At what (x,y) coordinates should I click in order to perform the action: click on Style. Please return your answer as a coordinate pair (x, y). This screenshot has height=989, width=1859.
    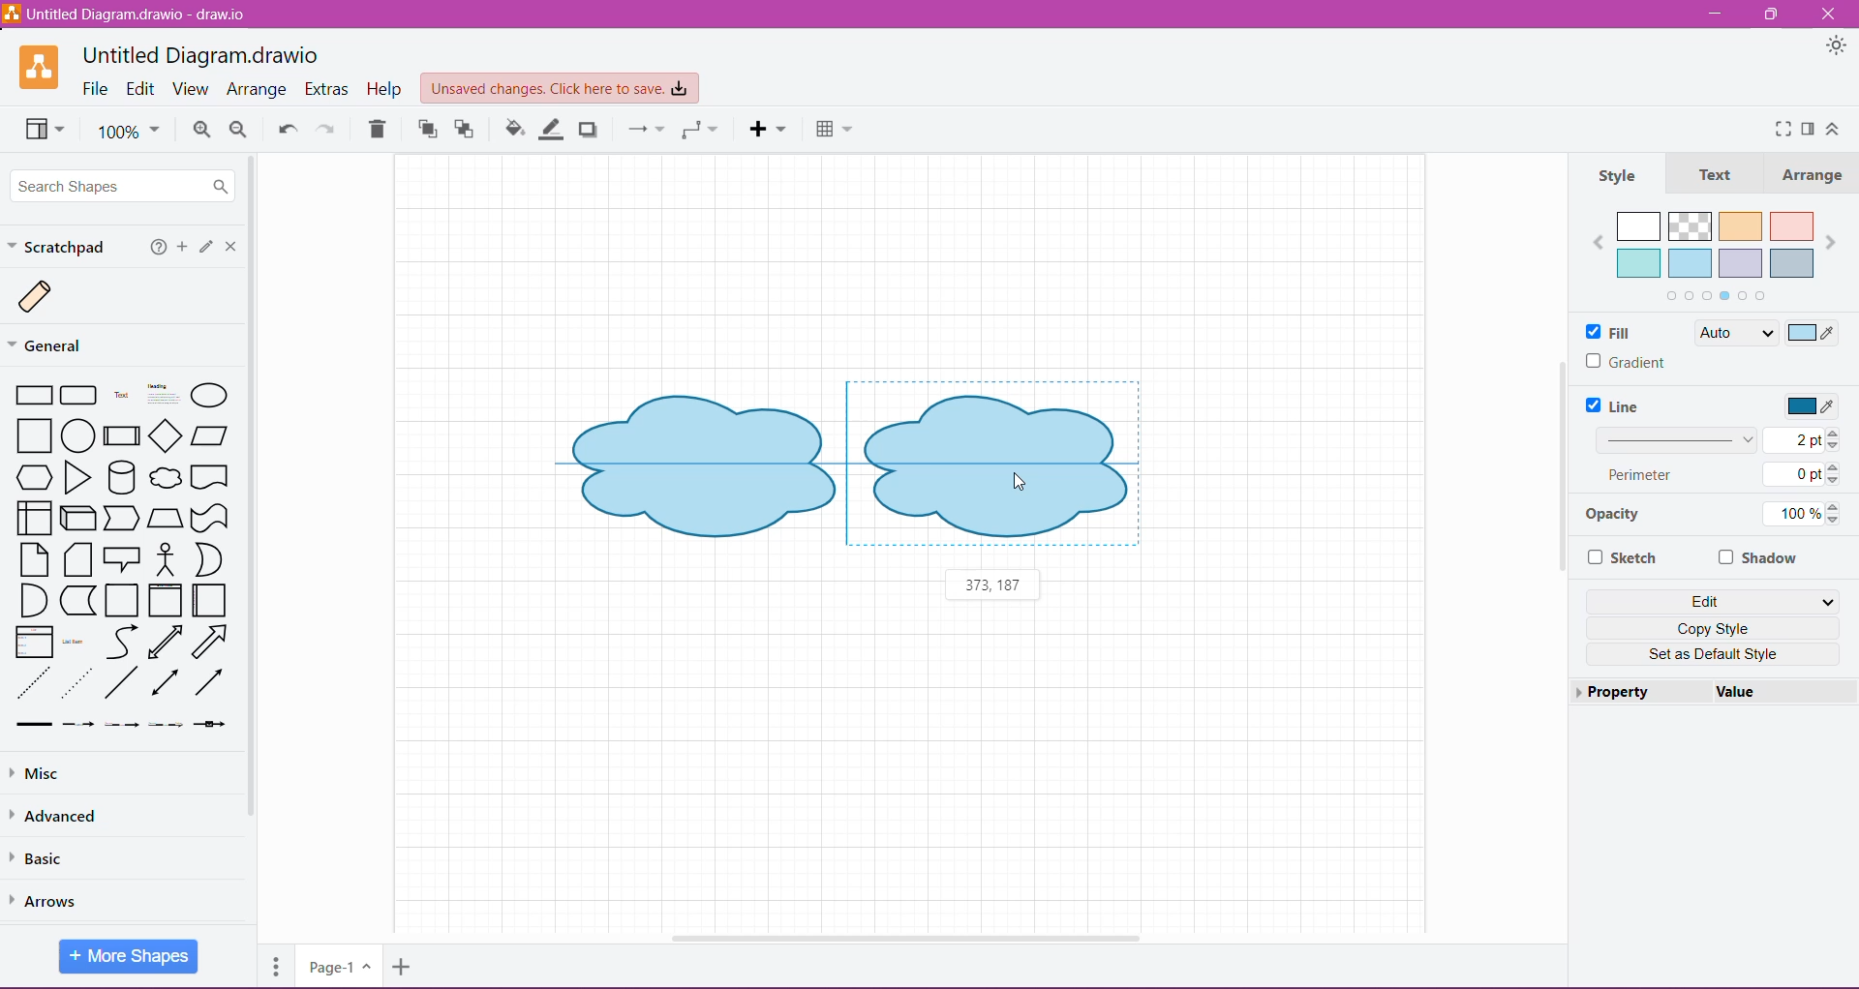
    Looking at the image, I should click on (1620, 177).